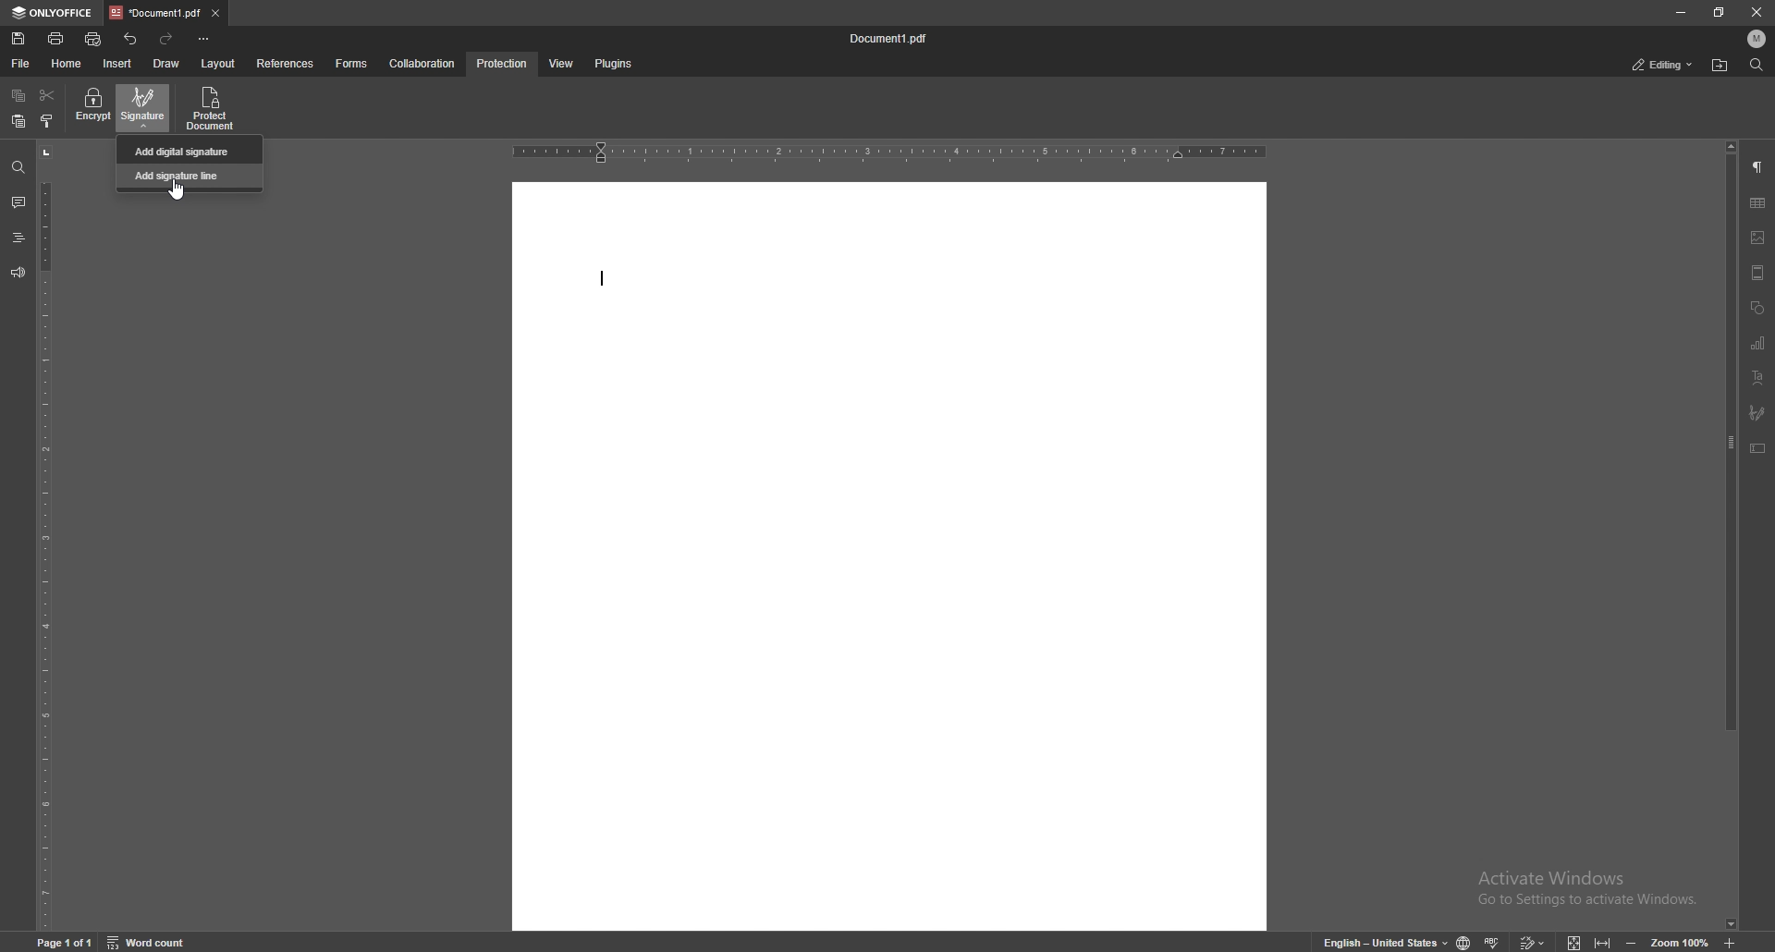 Image resolution: width=1775 pixels, height=952 pixels. I want to click on text art, so click(1757, 379).